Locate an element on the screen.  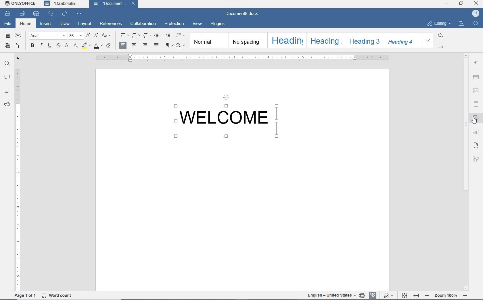
MULTILEVEL LIST is located at coordinates (146, 36).